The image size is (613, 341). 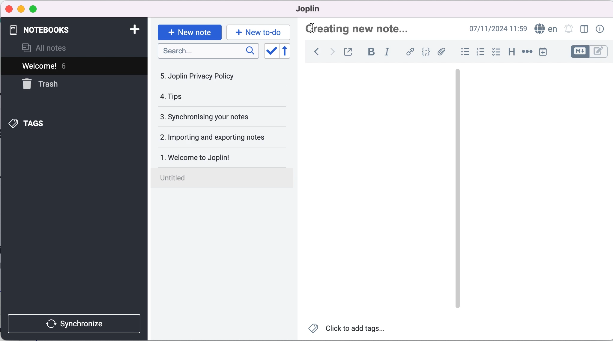 I want to click on new to-do, so click(x=260, y=31).